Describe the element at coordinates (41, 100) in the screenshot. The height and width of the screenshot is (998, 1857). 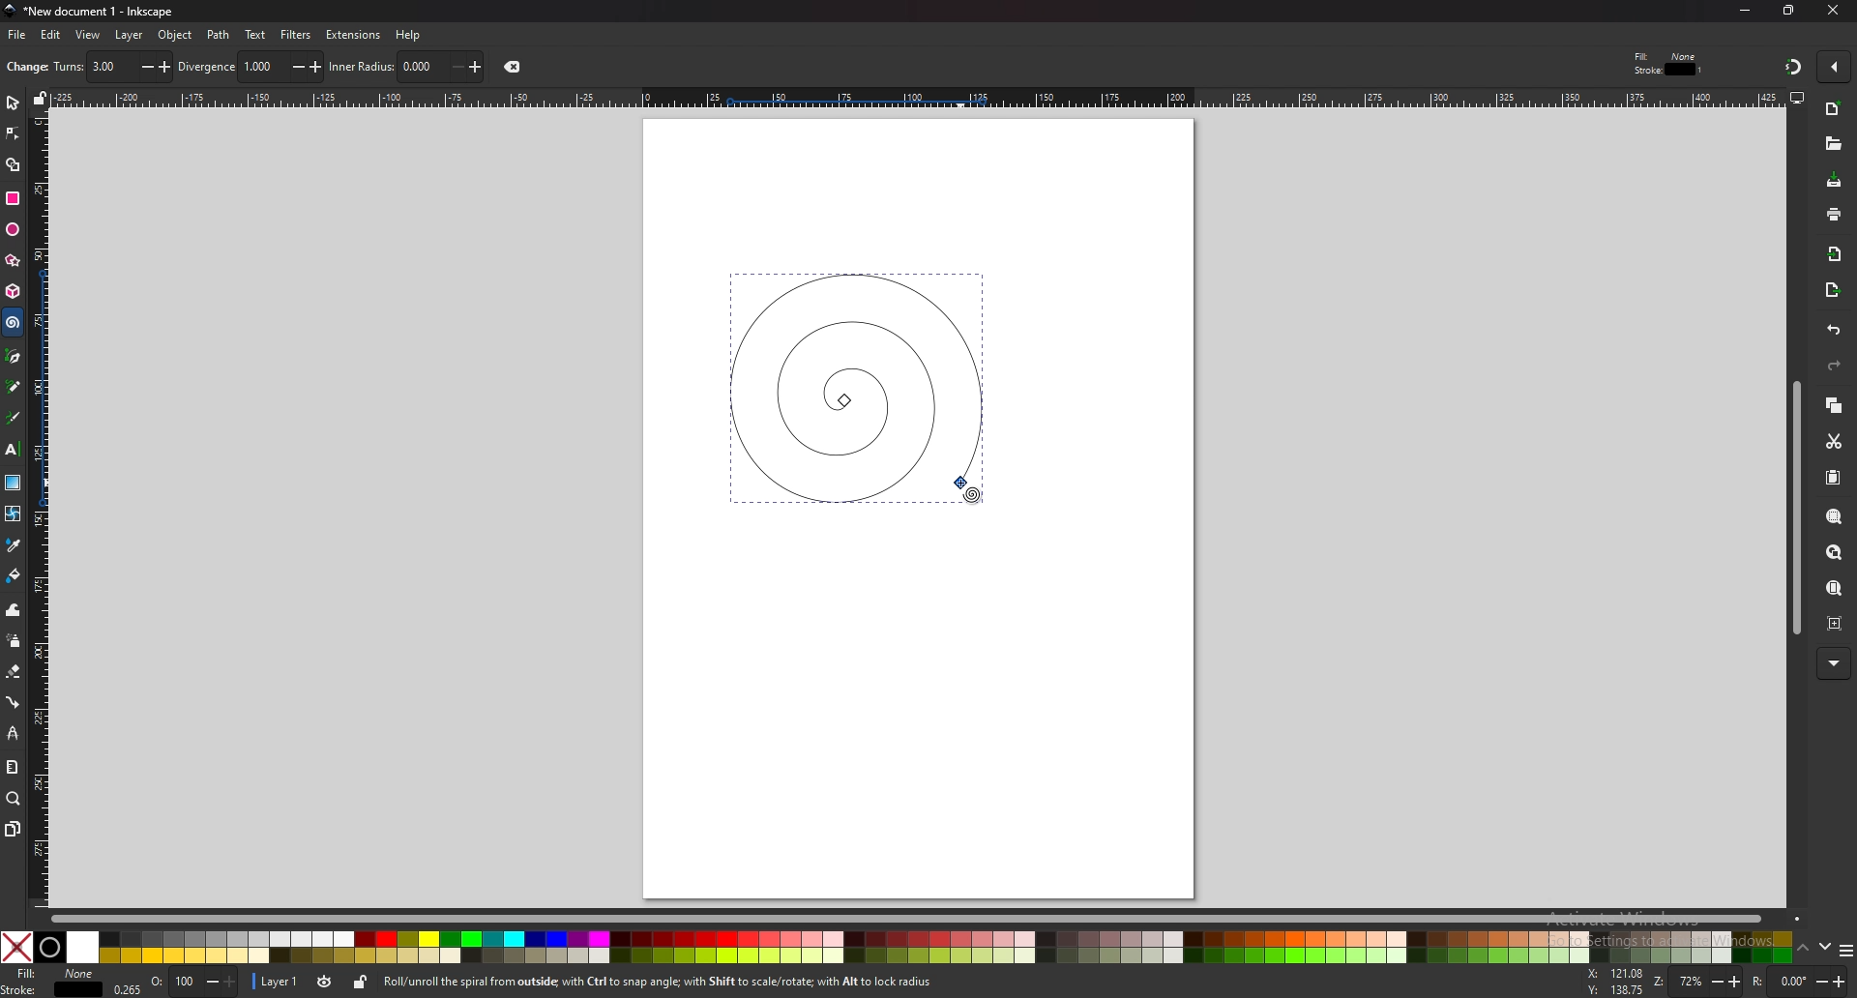
I see `lock guides` at that location.